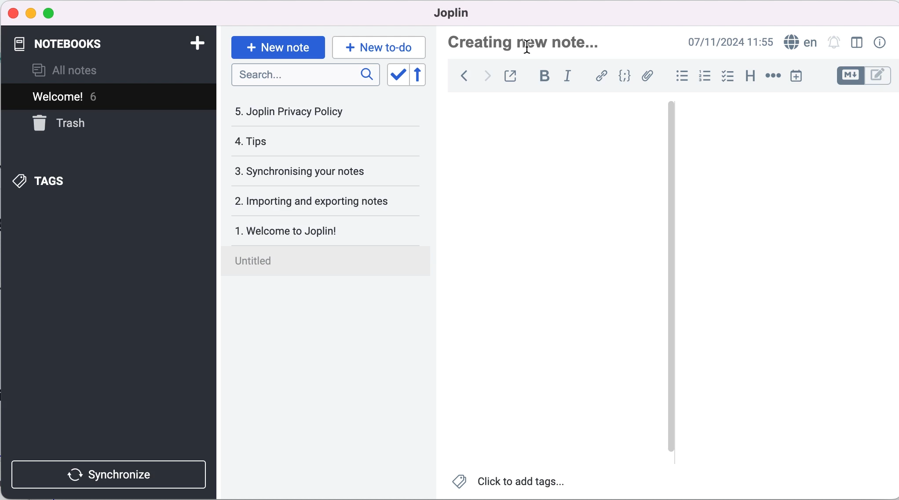  Describe the element at coordinates (79, 70) in the screenshot. I see `all notes` at that location.